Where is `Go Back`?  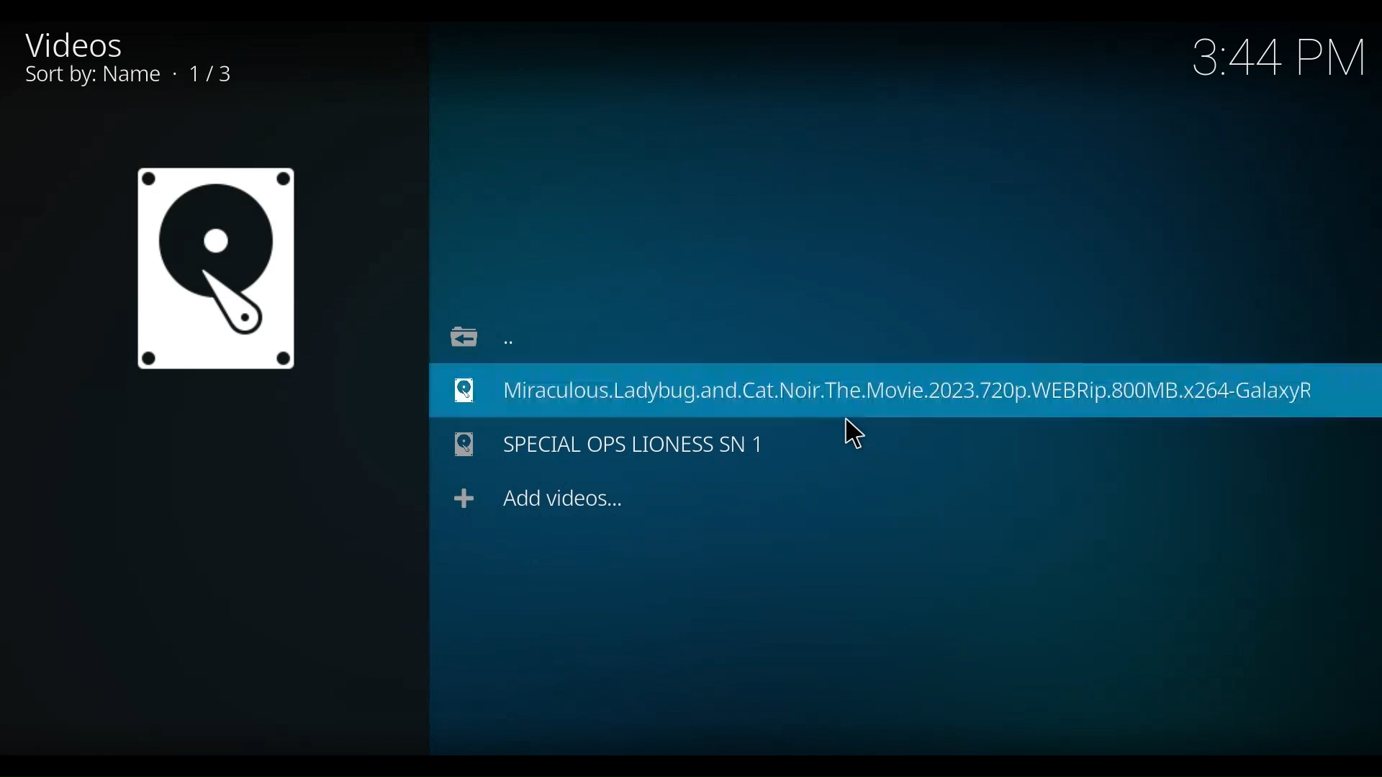
Go Back is located at coordinates (477, 334).